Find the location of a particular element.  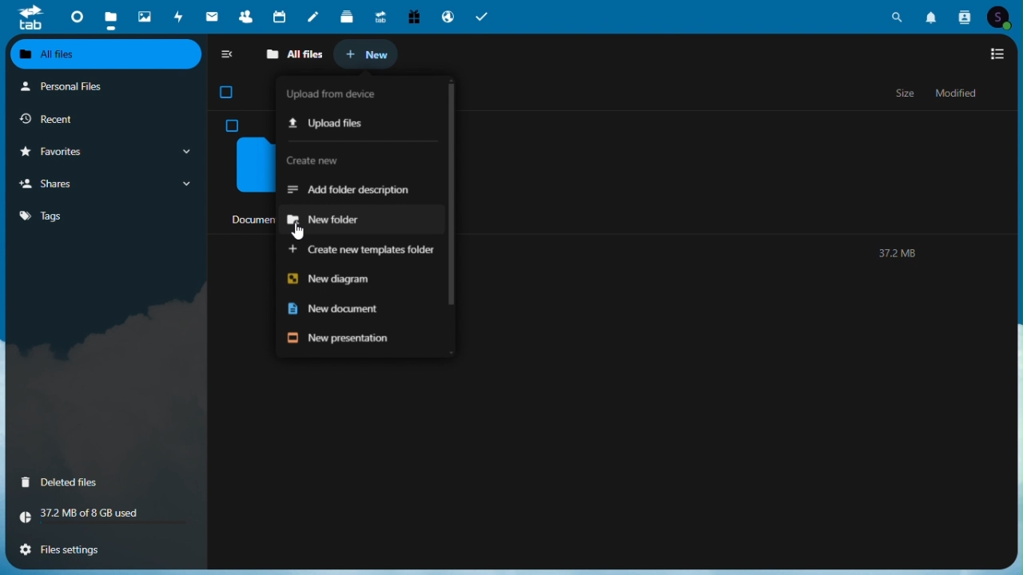

Personal files is located at coordinates (103, 86).